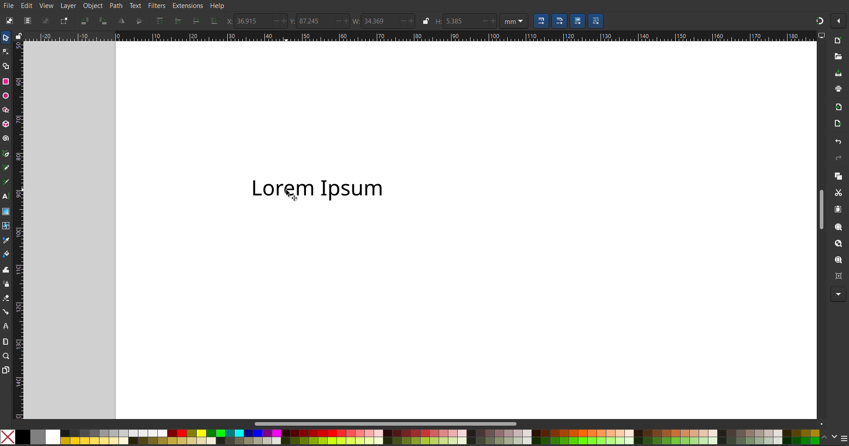 The image size is (849, 446). What do you see at coordinates (86, 22) in the screenshot?
I see `Rotate CCW` at bounding box center [86, 22].